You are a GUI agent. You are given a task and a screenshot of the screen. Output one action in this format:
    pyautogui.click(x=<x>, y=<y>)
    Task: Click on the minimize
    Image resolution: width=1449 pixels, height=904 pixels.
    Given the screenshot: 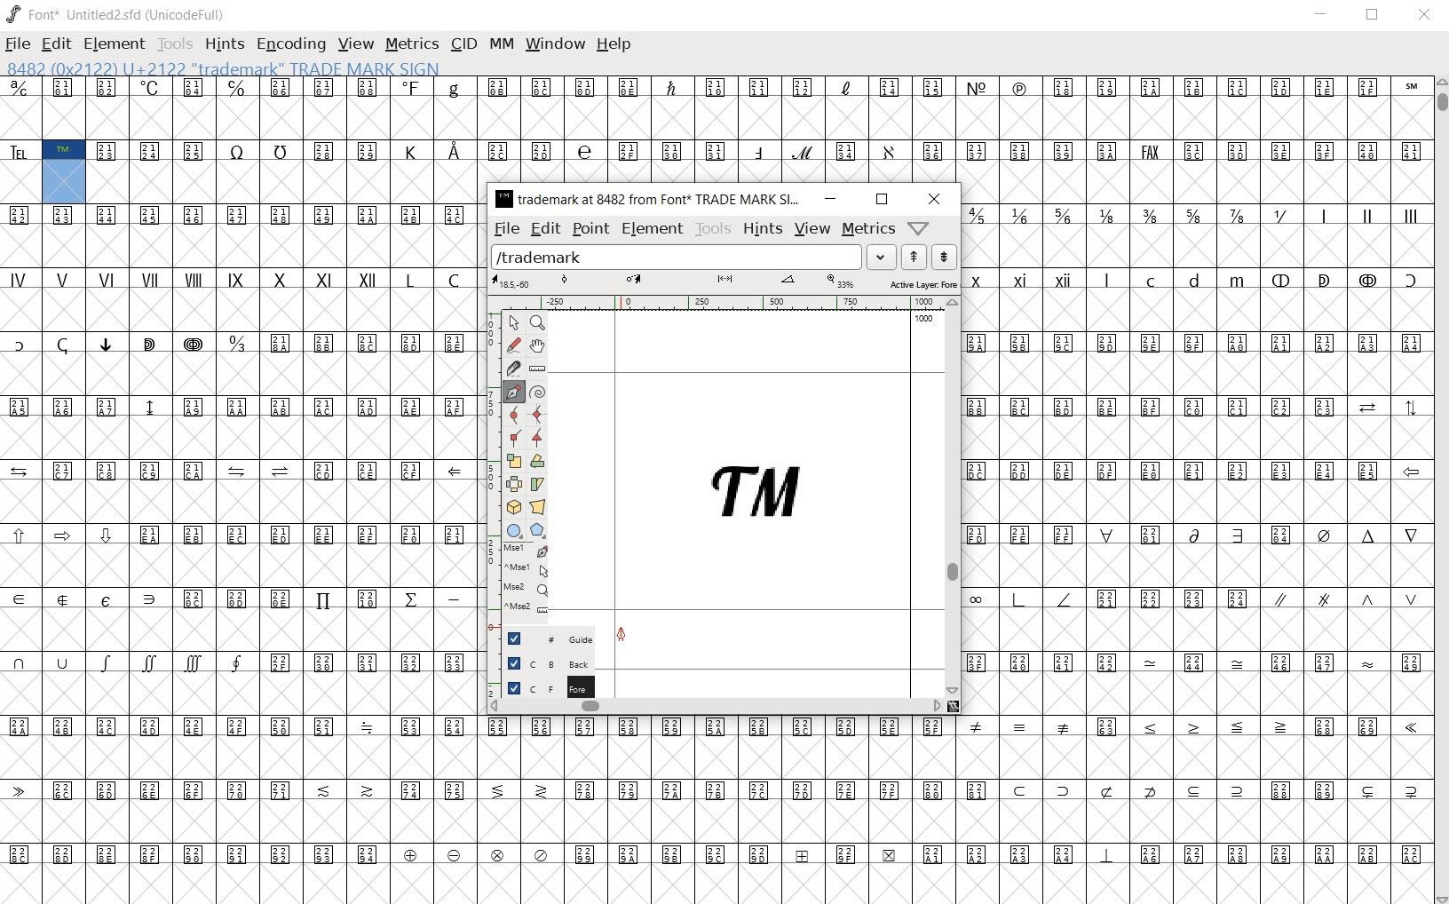 What is the action you would take?
    pyautogui.click(x=831, y=199)
    